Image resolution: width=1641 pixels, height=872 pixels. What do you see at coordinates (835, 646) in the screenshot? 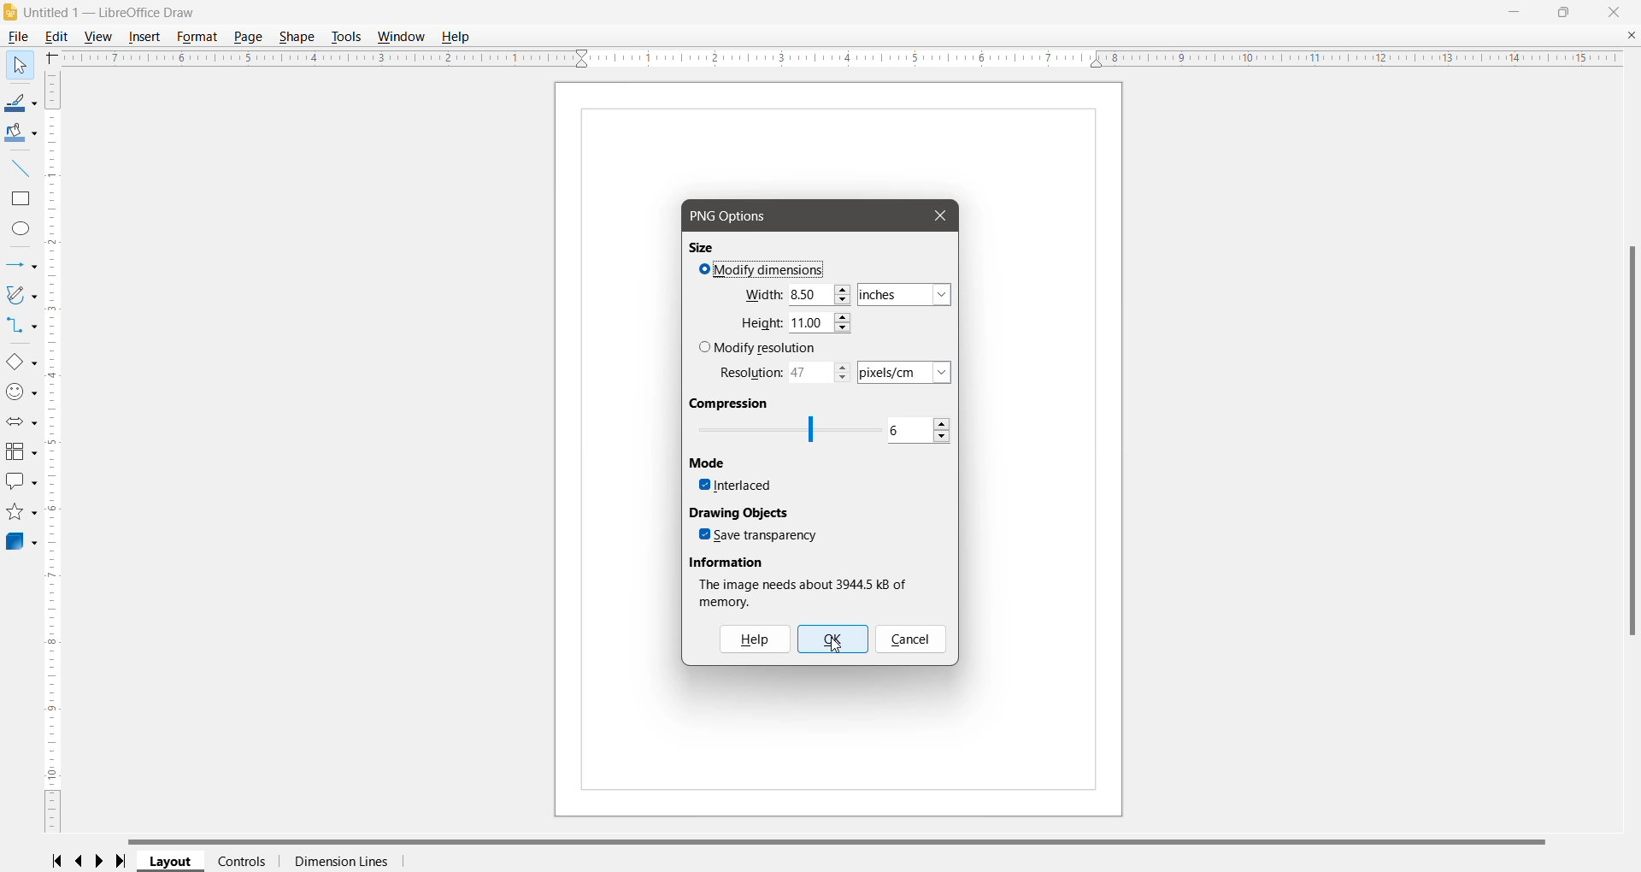
I see `cursor` at bounding box center [835, 646].